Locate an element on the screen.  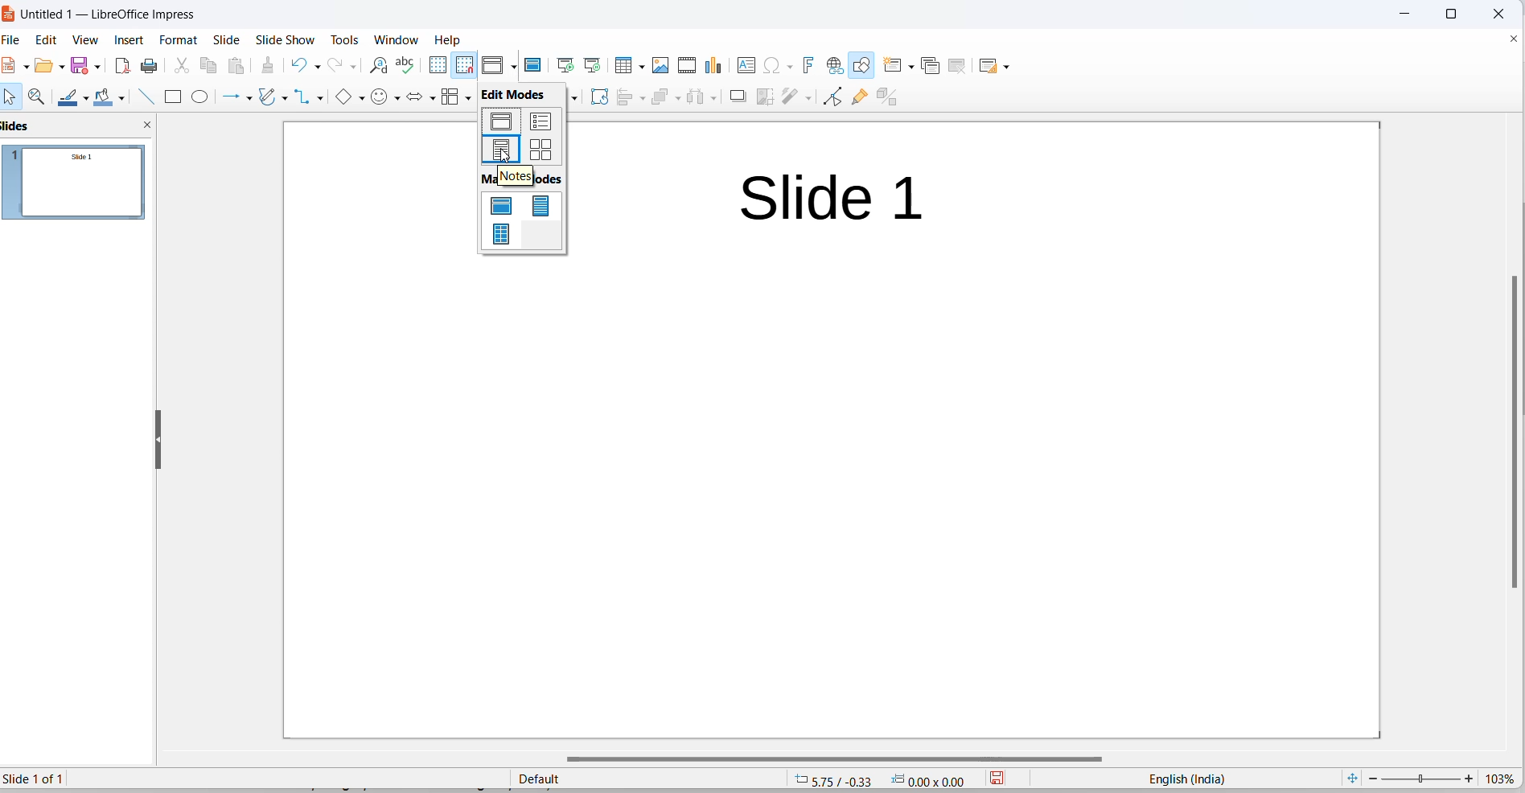
display grid is located at coordinates (438, 64).